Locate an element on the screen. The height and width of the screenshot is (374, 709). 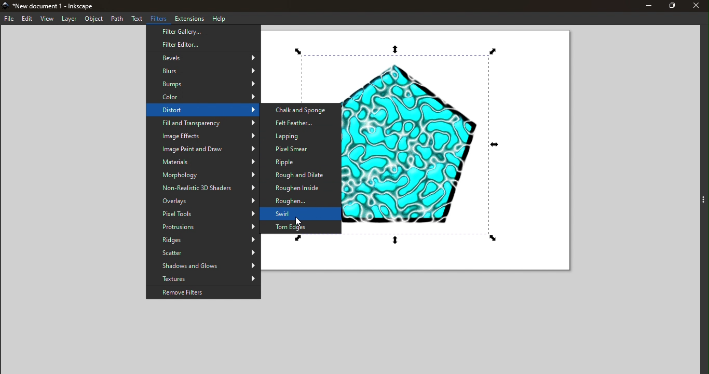
Pixel Smear is located at coordinates (301, 150).